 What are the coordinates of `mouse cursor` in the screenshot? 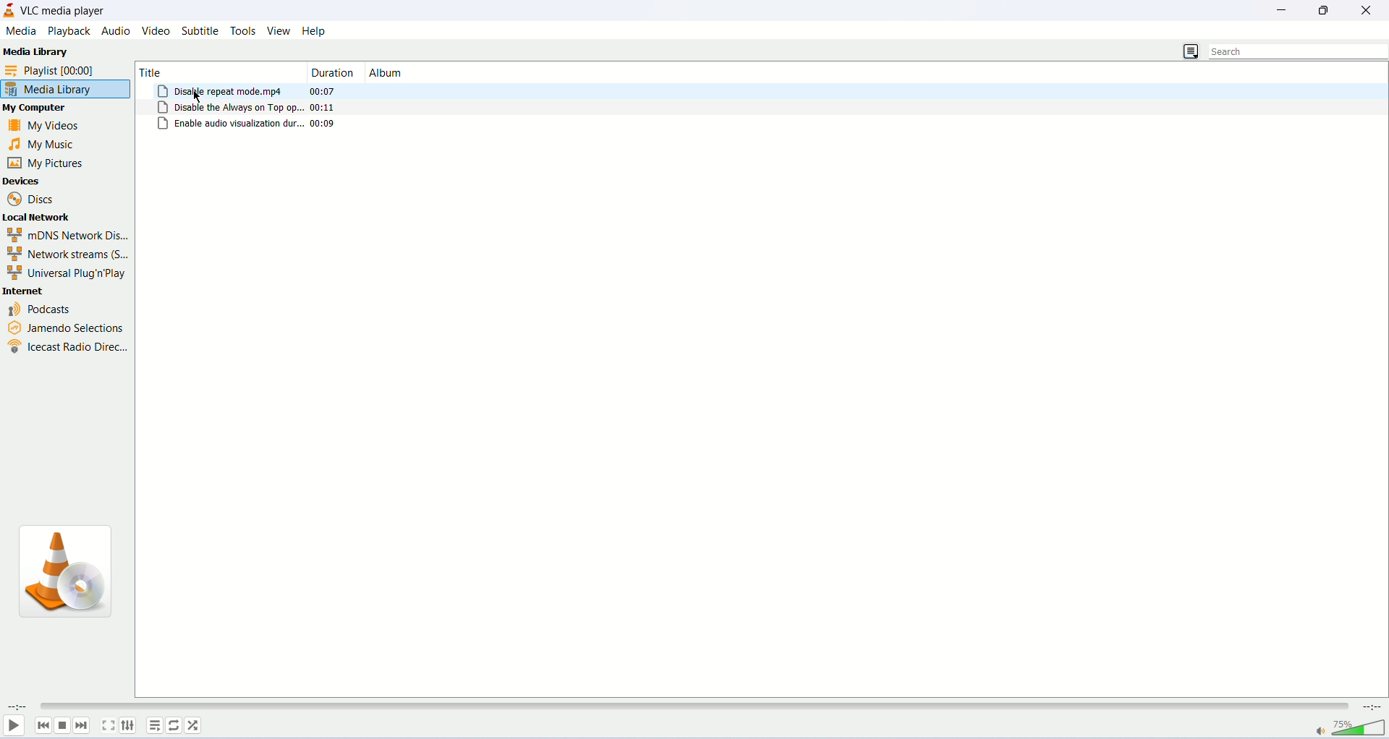 It's located at (197, 97).